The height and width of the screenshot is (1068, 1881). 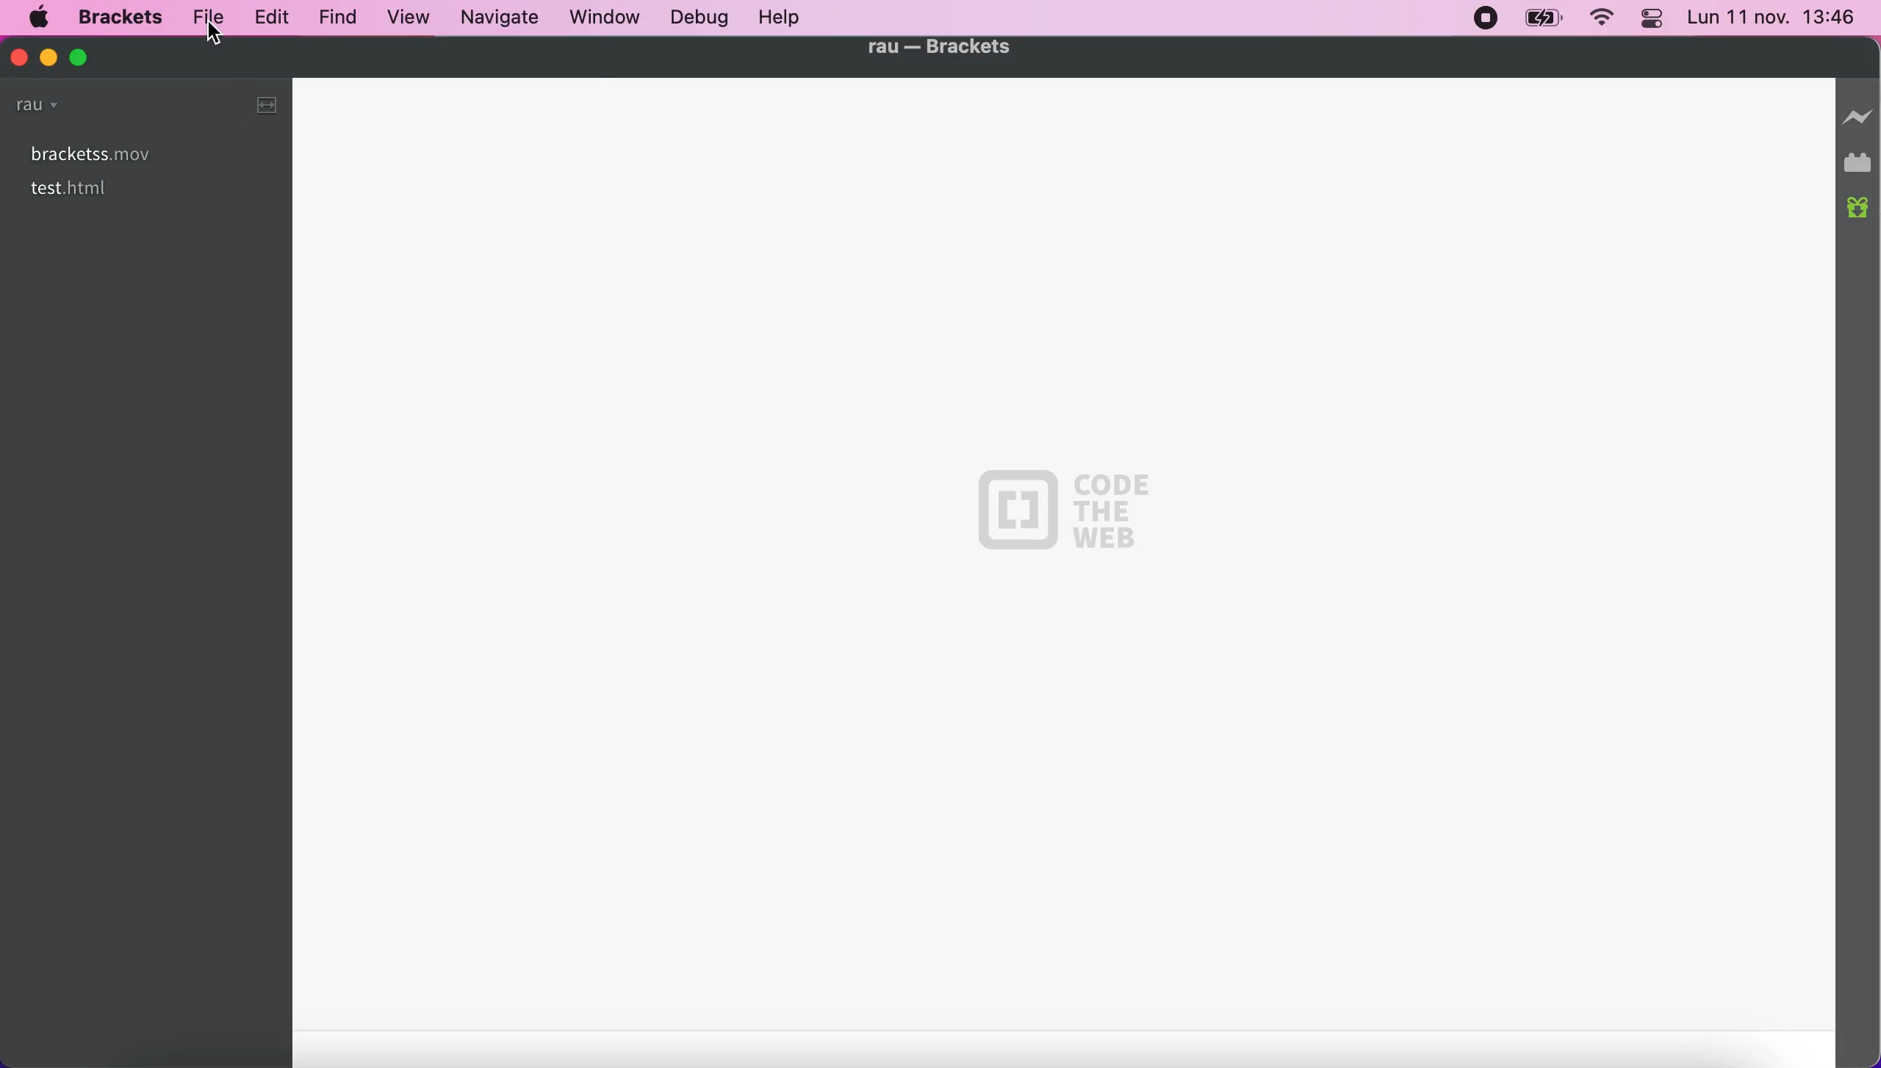 What do you see at coordinates (1860, 214) in the screenshot?
I see `new builds of brackets` at bounding box center [1860, 214].